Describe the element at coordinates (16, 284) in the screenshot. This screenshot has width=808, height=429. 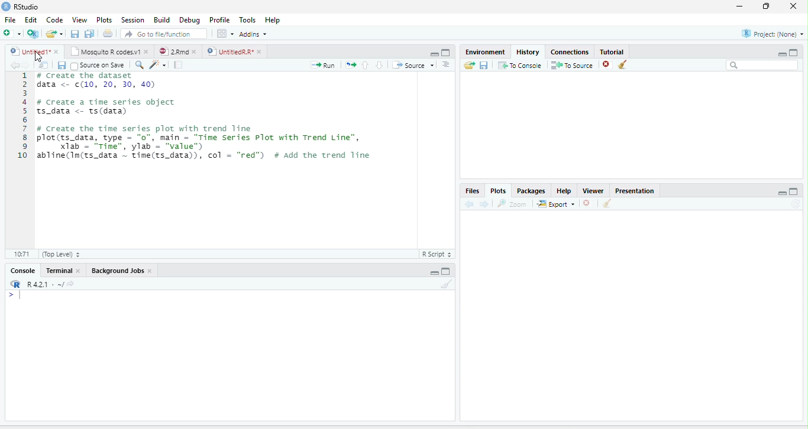
I see `R` at that location.